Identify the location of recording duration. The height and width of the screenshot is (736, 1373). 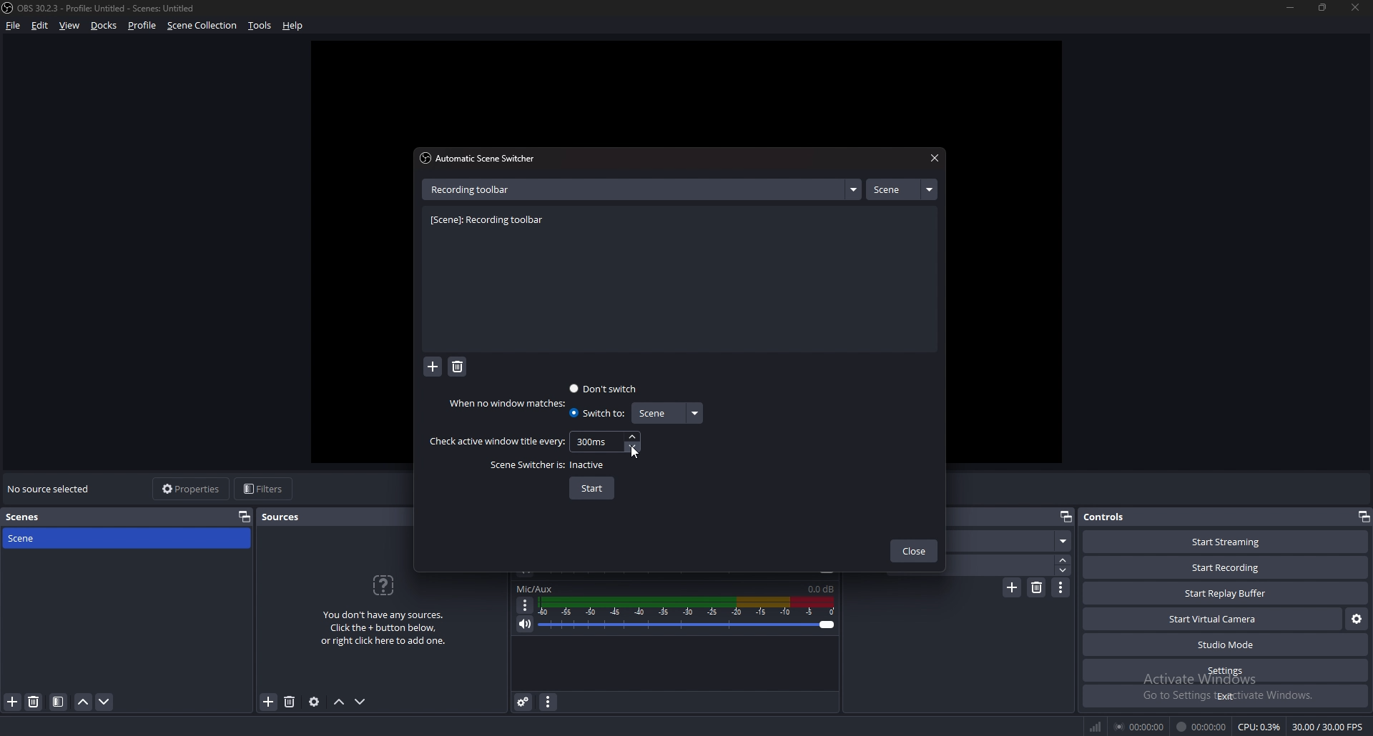
(1202, 727).